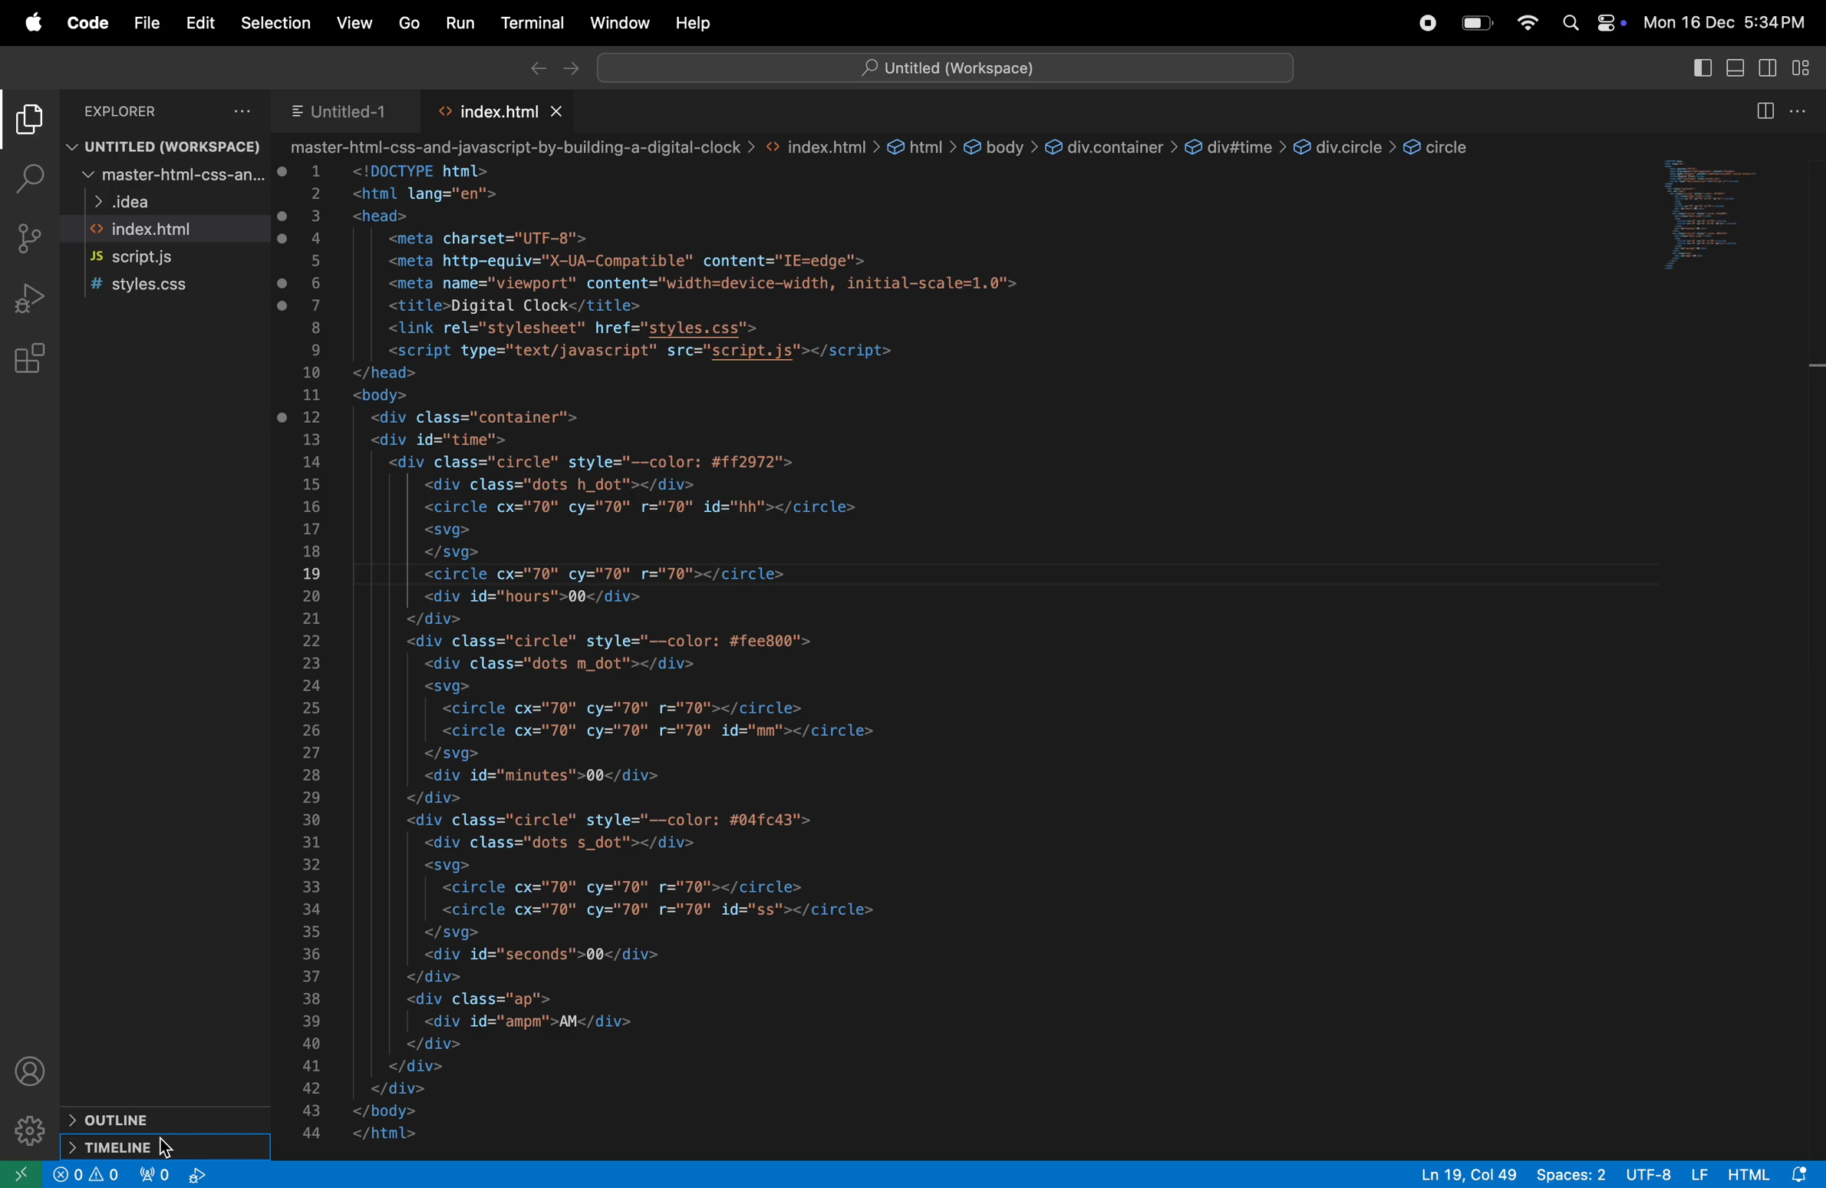 The image size is (1826, 1188). Describe the element at coordinates (618, 820) in the screenshot. I see `<div class="circle" style="--color: #04fc43">` at that location.